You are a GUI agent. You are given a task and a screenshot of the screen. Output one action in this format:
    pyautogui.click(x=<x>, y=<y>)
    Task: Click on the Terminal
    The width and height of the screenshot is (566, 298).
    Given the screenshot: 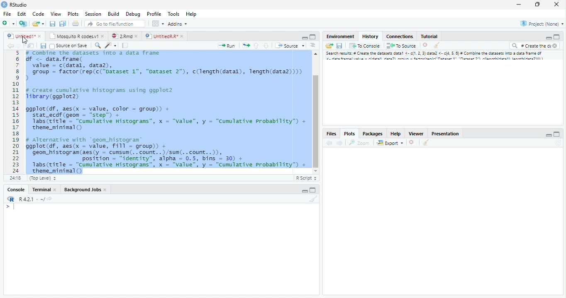 What is the action you would take?
    pyautogui.click(x=44, y=189)
    